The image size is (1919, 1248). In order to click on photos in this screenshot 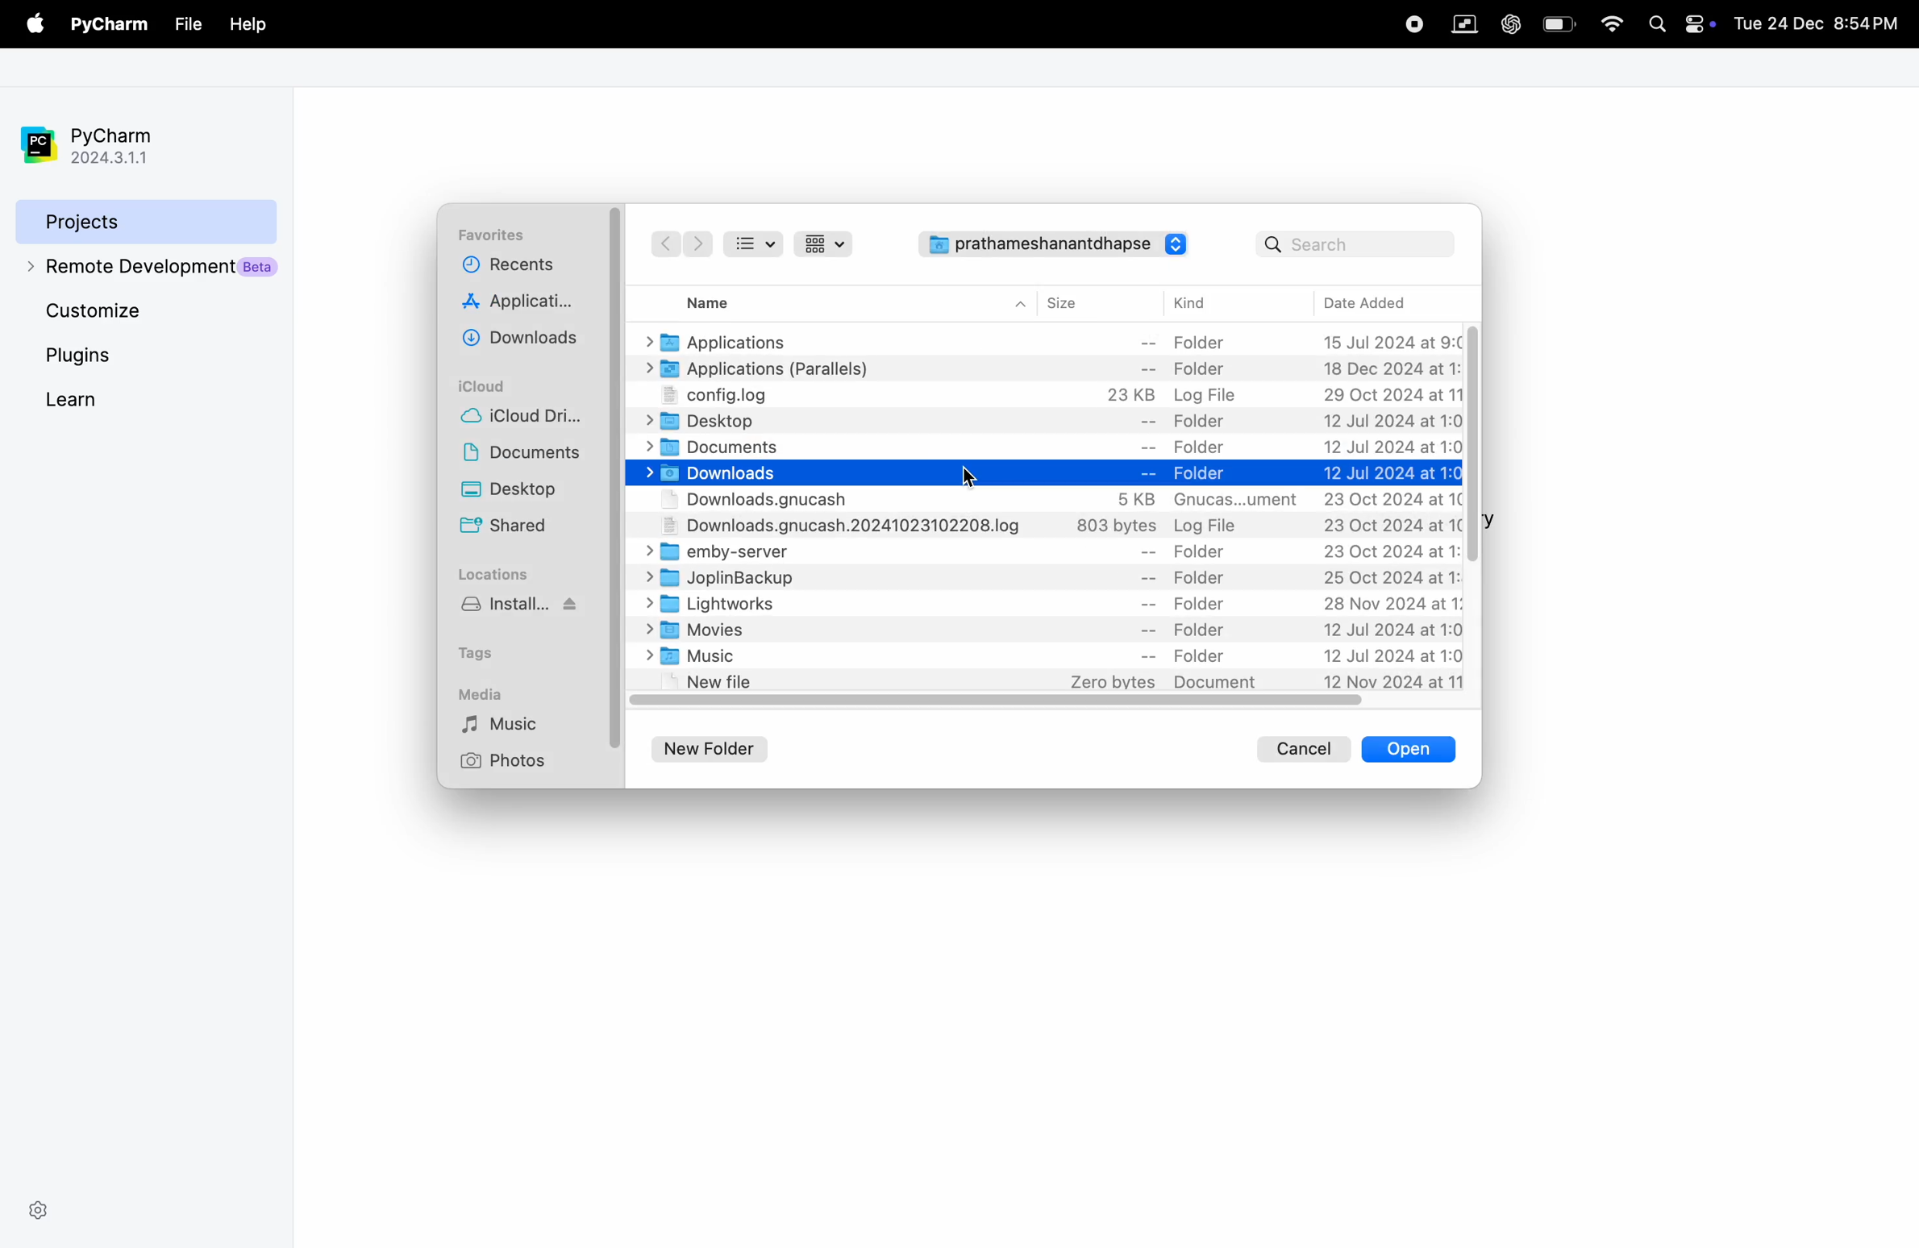, I will do `click(509, 760)`.